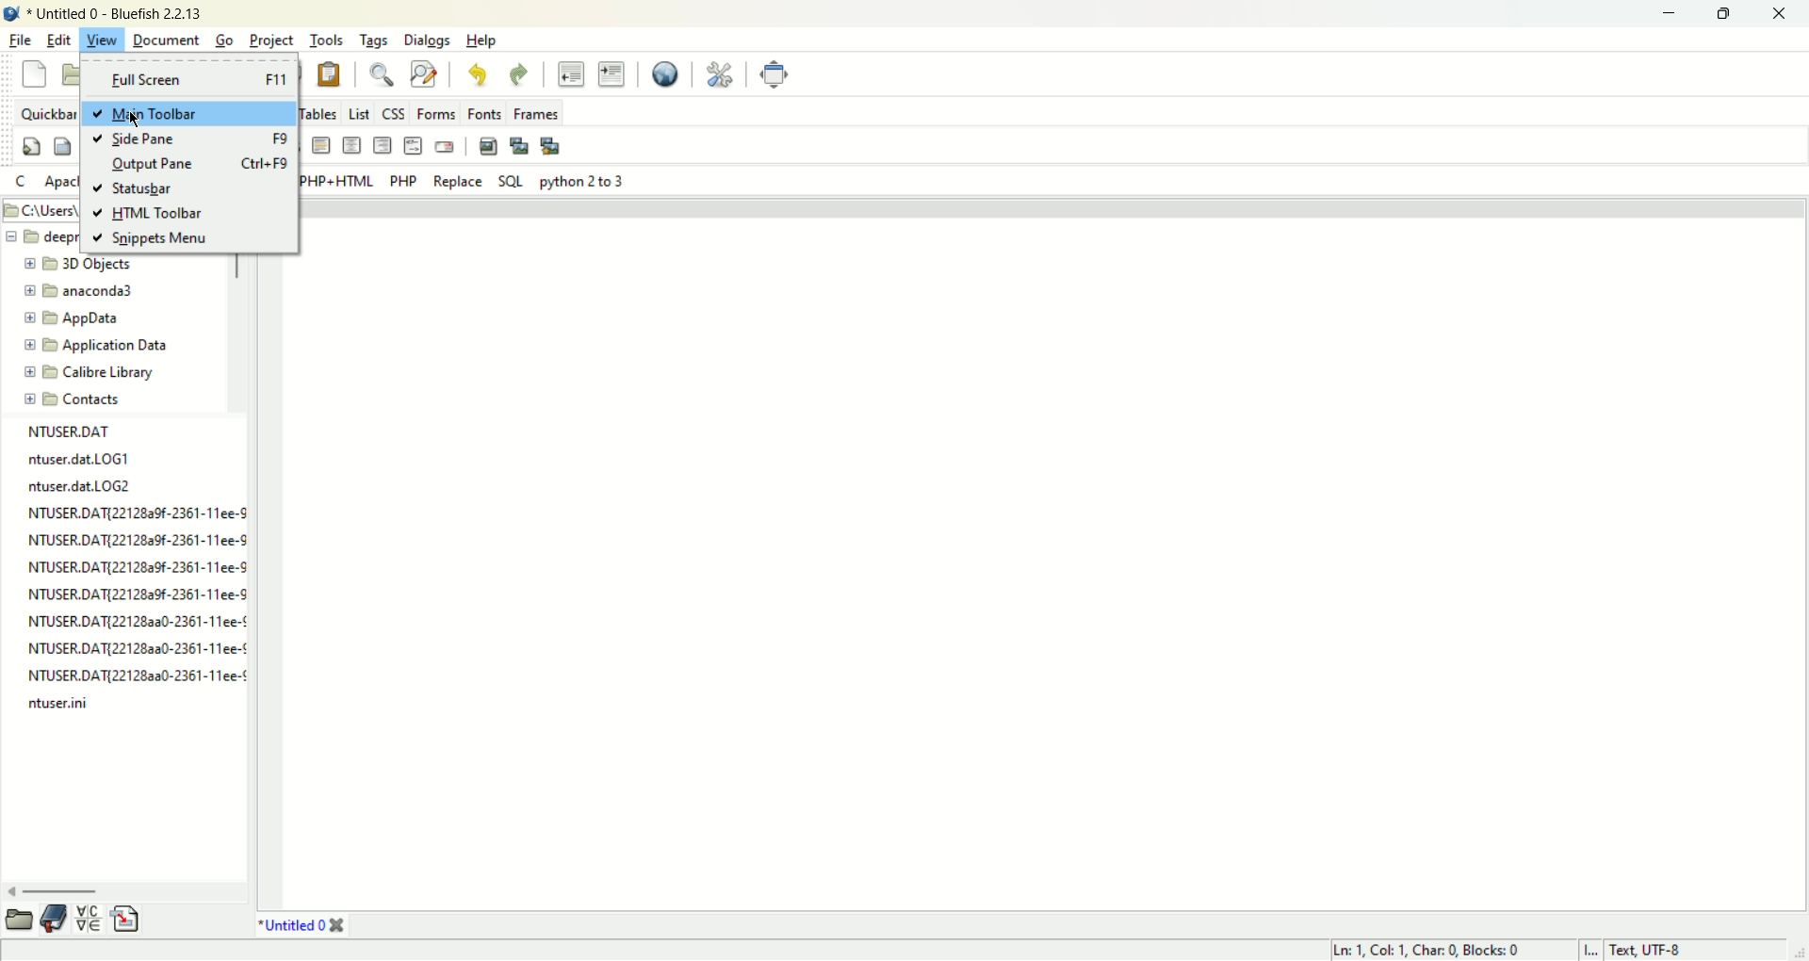 This screenshot has width=1809, height=961. Describe the element at coordinates (127, 920) in the screenshot. I see `snippet` at that location.